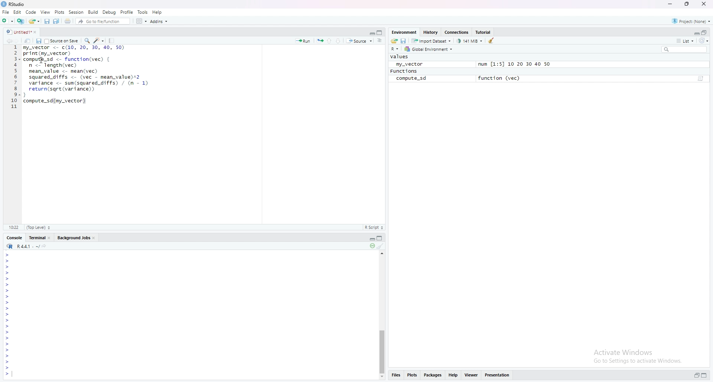 The image size is (713, 382). What do you see at coordinates (383, 253) in the screenshot?
I see `Up` at bounding box center [383, 253].